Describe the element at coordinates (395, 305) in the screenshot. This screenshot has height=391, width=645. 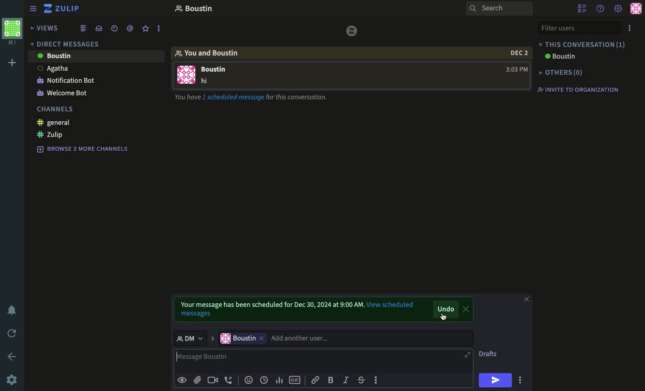
I see `view scheduled messages` at that location.